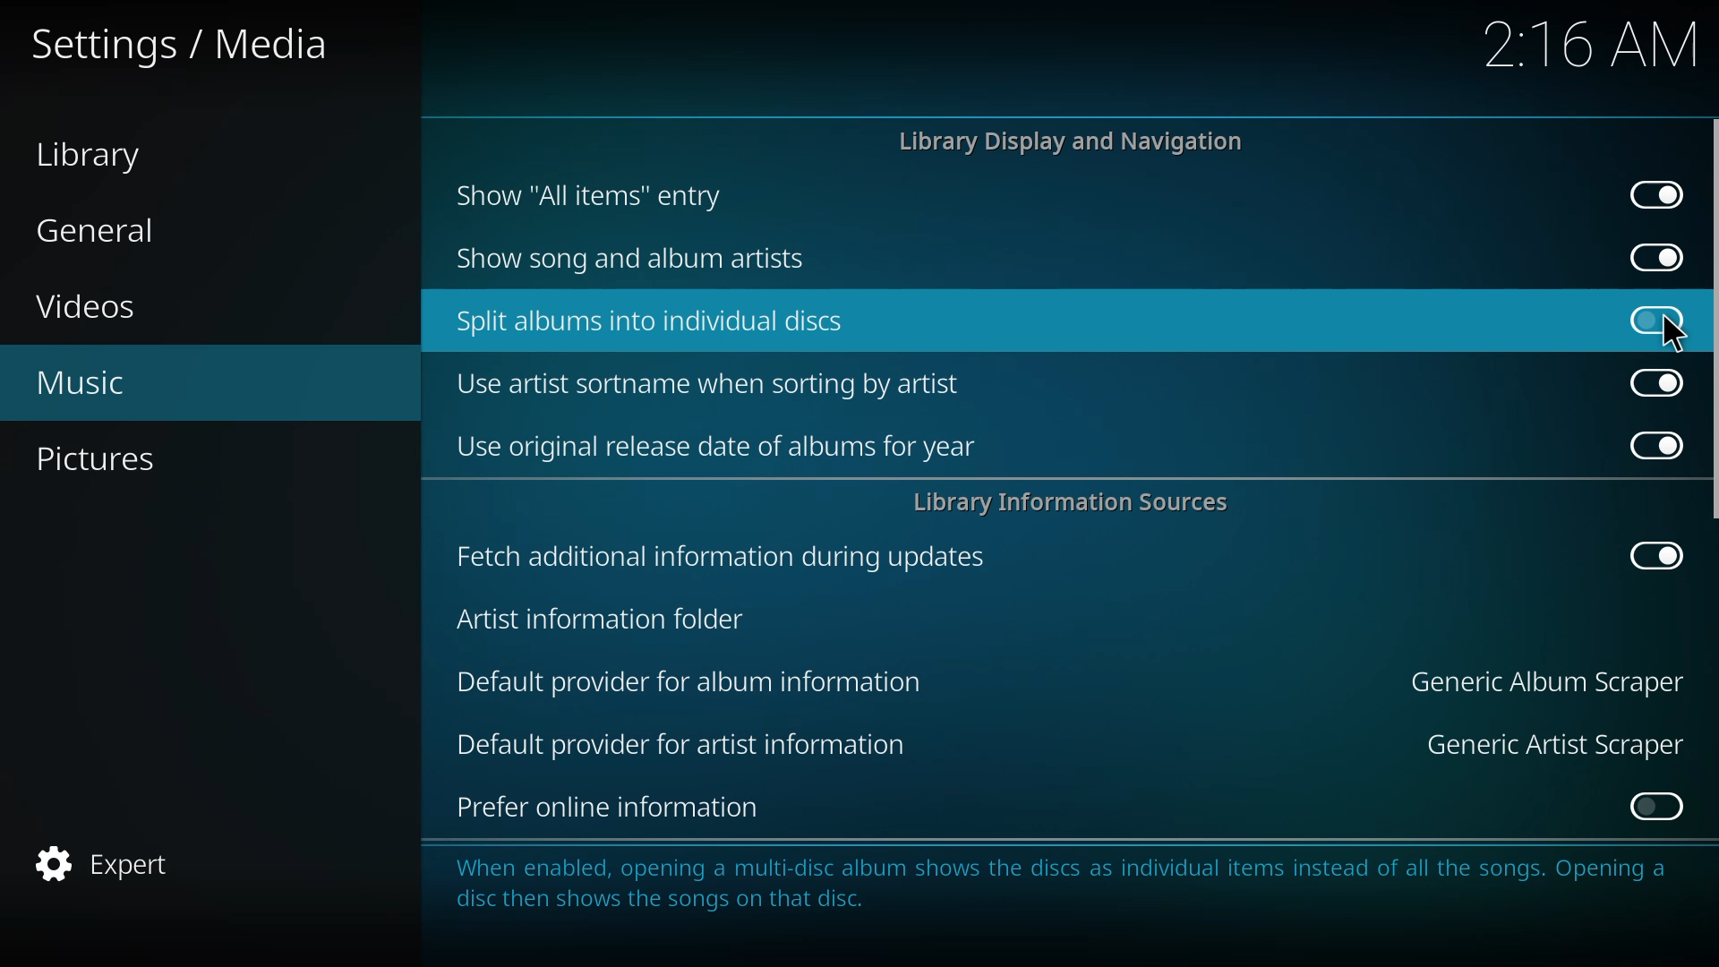 The height and width of the screenshot is (967, 1719). Describe the element at coordinates (605, 809) in the screenshot. I see `prefer online information` at that location.